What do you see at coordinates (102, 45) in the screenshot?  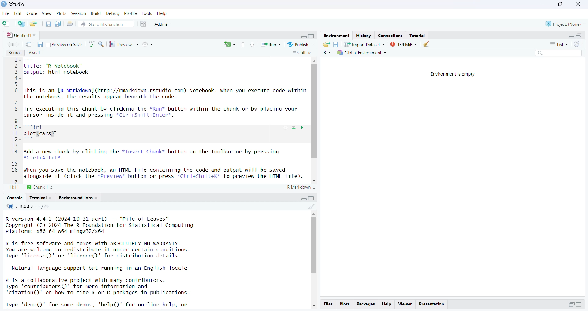 I see `find/replace` at bounding box center [102, 45].